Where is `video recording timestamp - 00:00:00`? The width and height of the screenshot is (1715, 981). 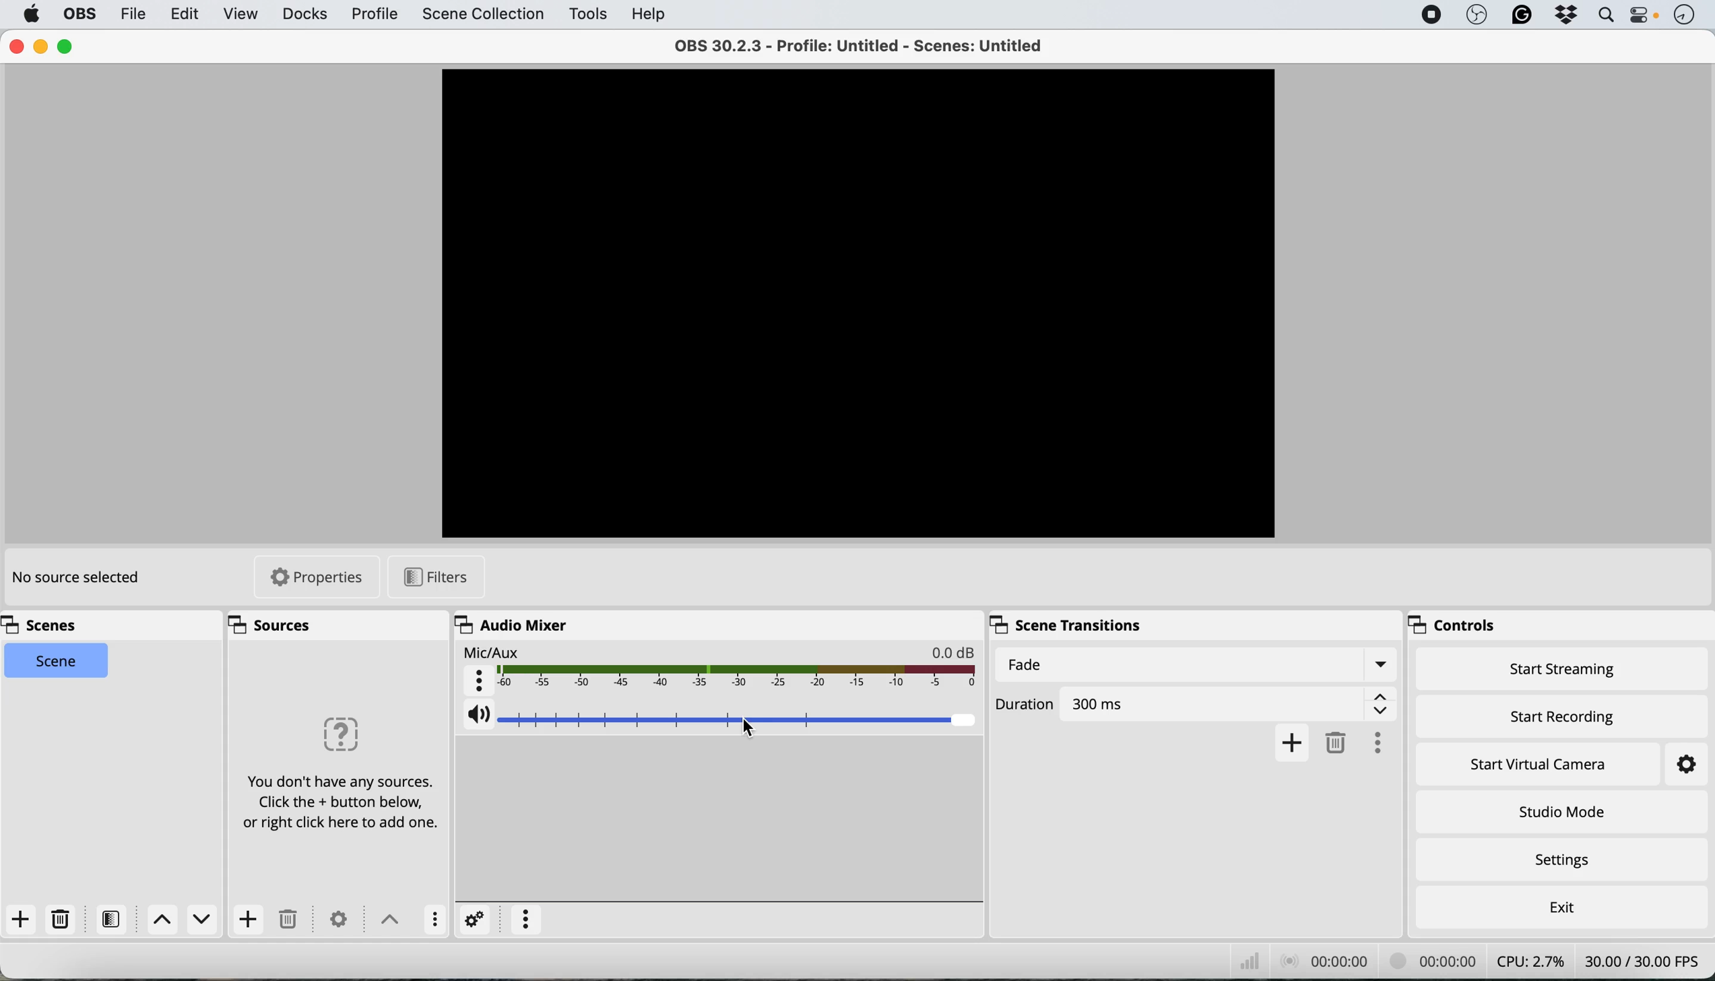 video recording timestamp - 00:00:00 is located at coordinates (1436, 961).